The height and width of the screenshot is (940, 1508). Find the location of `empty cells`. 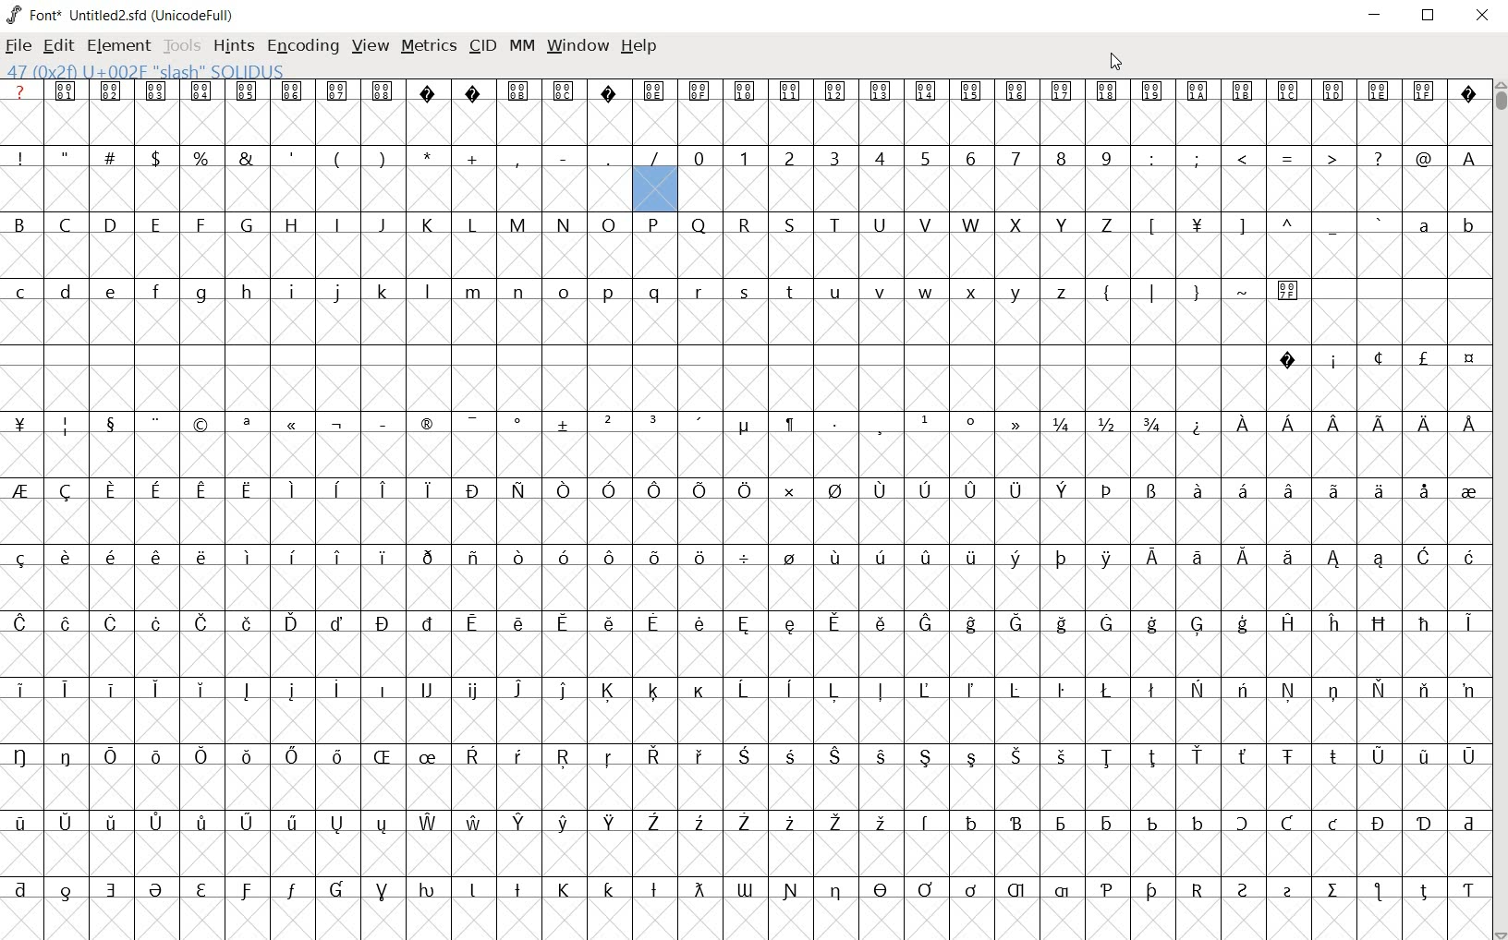

empty cells is located at coordinates (748, 387).